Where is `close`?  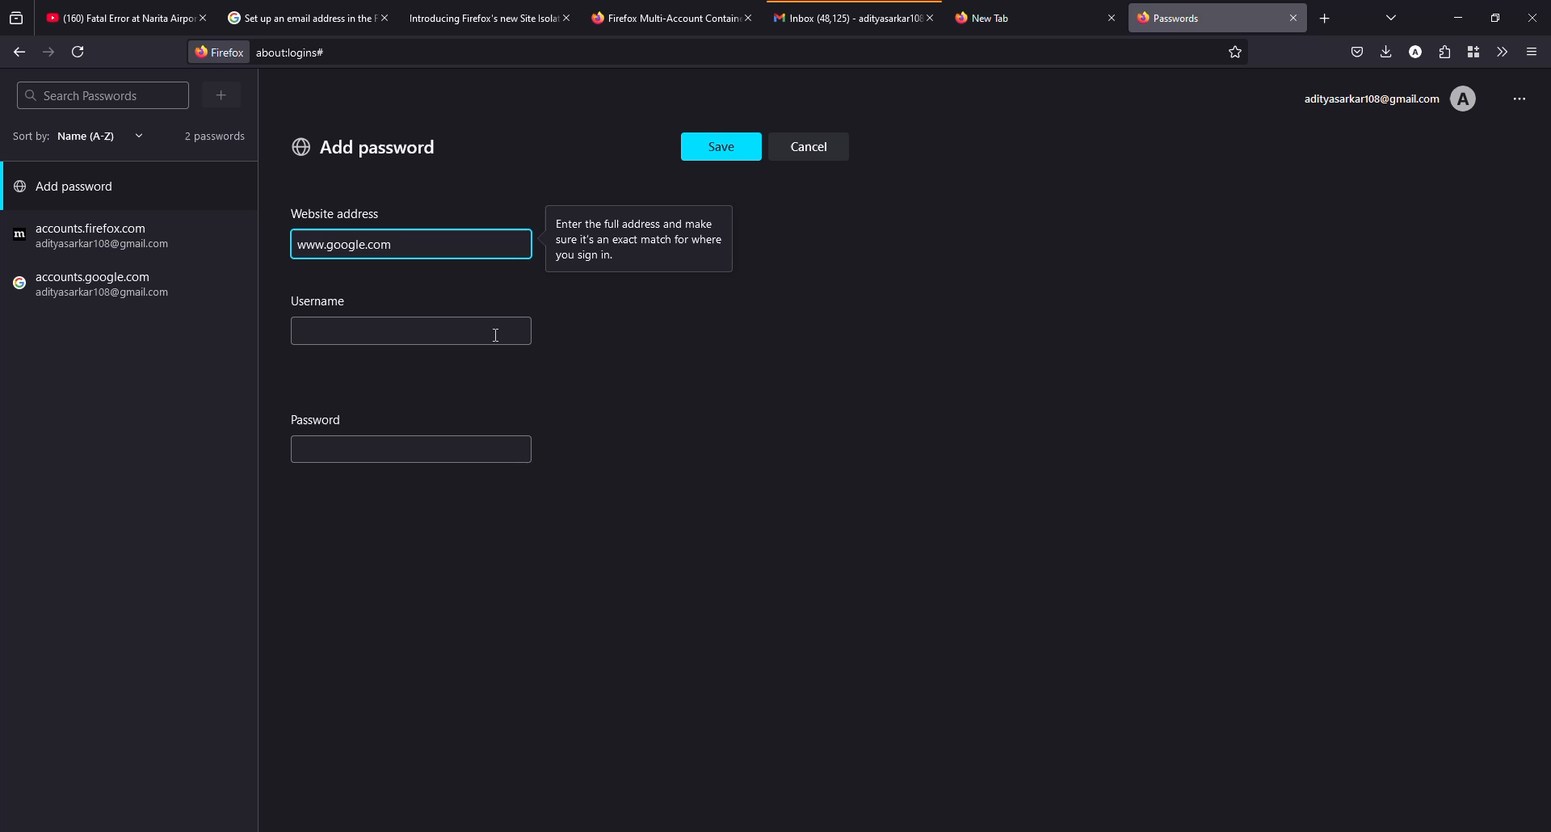 close is located at coordinates (1112, 17).